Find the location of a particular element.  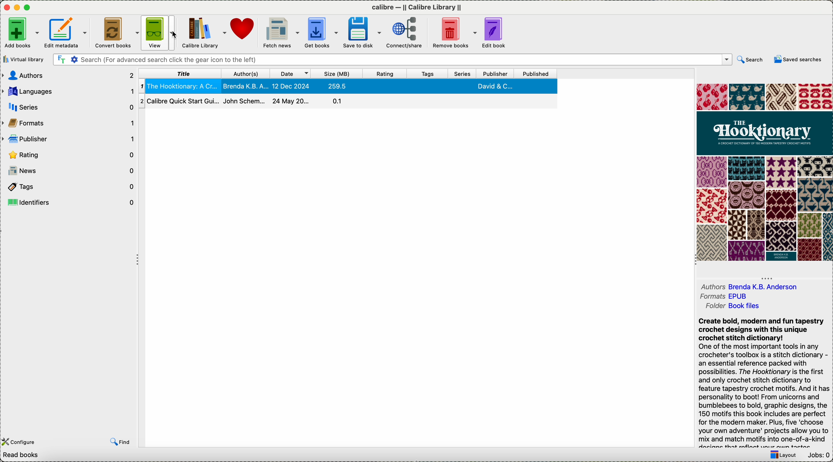

close program is located at coordinates (7, 8).